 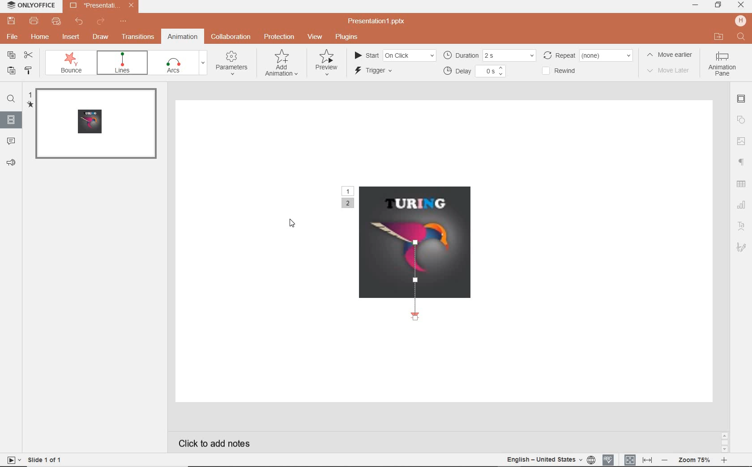 What do you see at coordinates (592, 459) in the screenshot?
I see `set document language` at bounding box center [592, 459].